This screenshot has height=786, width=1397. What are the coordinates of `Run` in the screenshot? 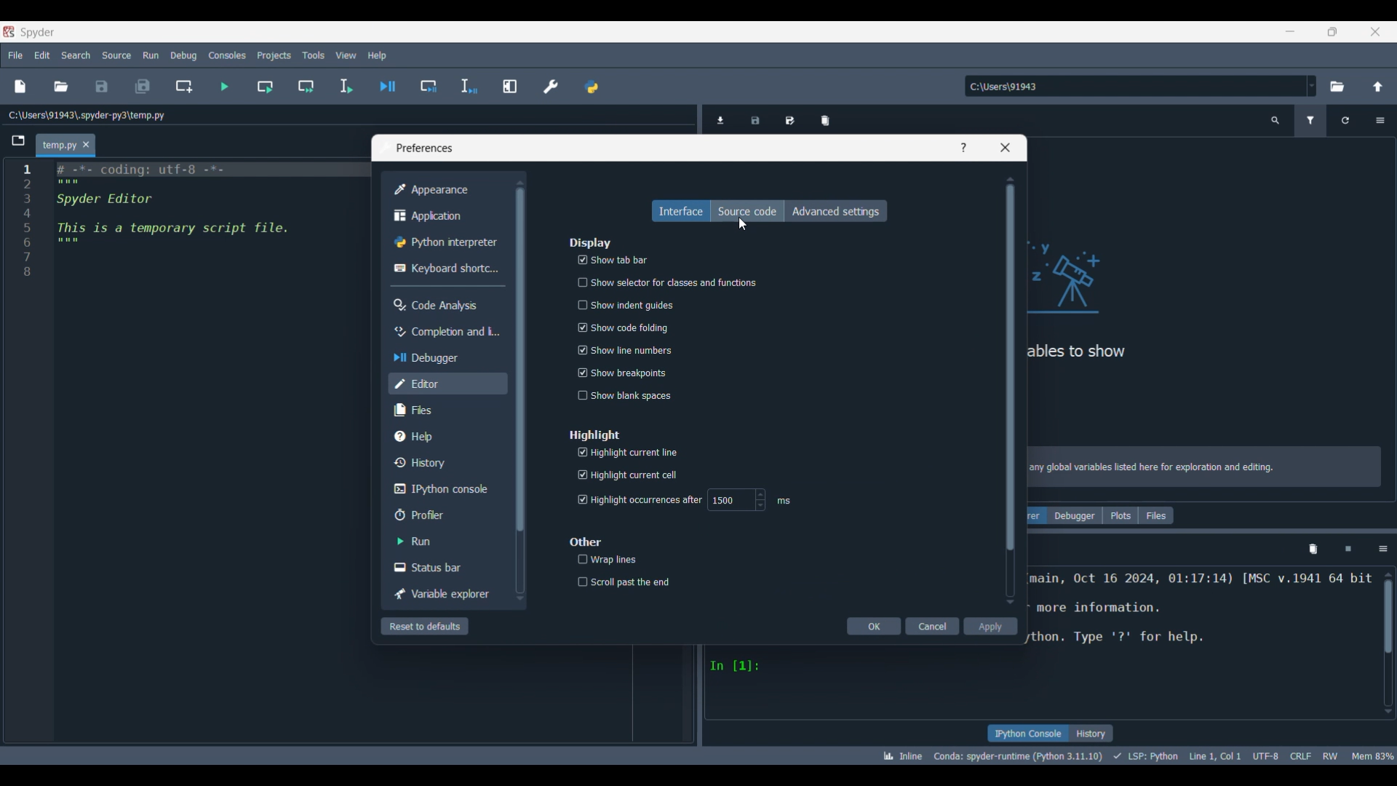 It's located at (445, 541).